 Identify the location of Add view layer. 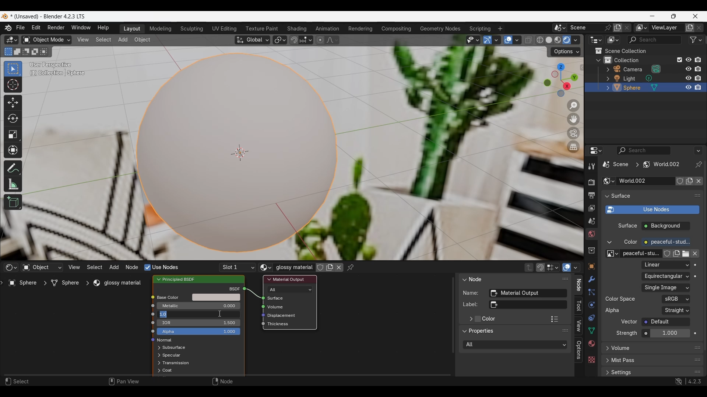
(690, 28).